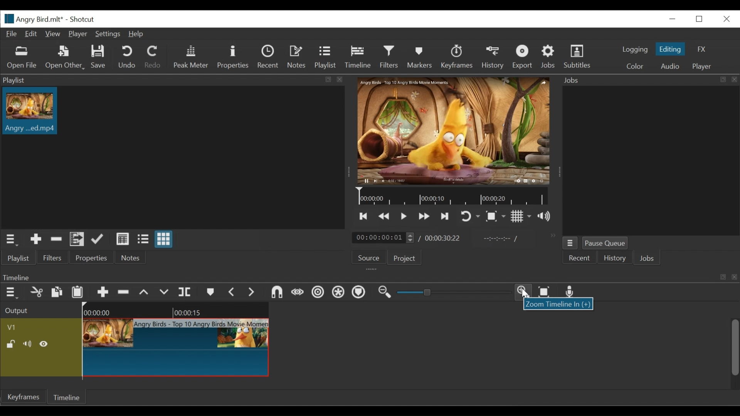 Image resolution: width=740 pixels, height=416 pixels. What do you see at coordinates (648, 258) in the screenshot?
I see `Jobs` at bounding box center [648, 258].